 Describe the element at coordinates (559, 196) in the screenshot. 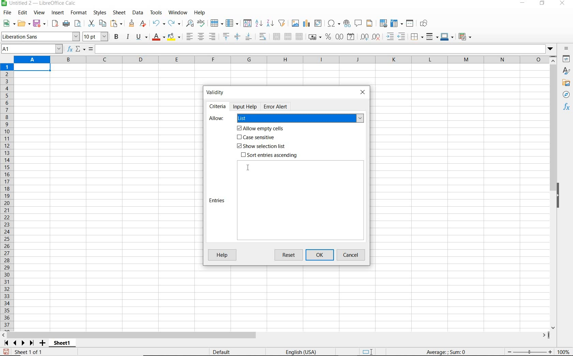

I see `hide` at that location.